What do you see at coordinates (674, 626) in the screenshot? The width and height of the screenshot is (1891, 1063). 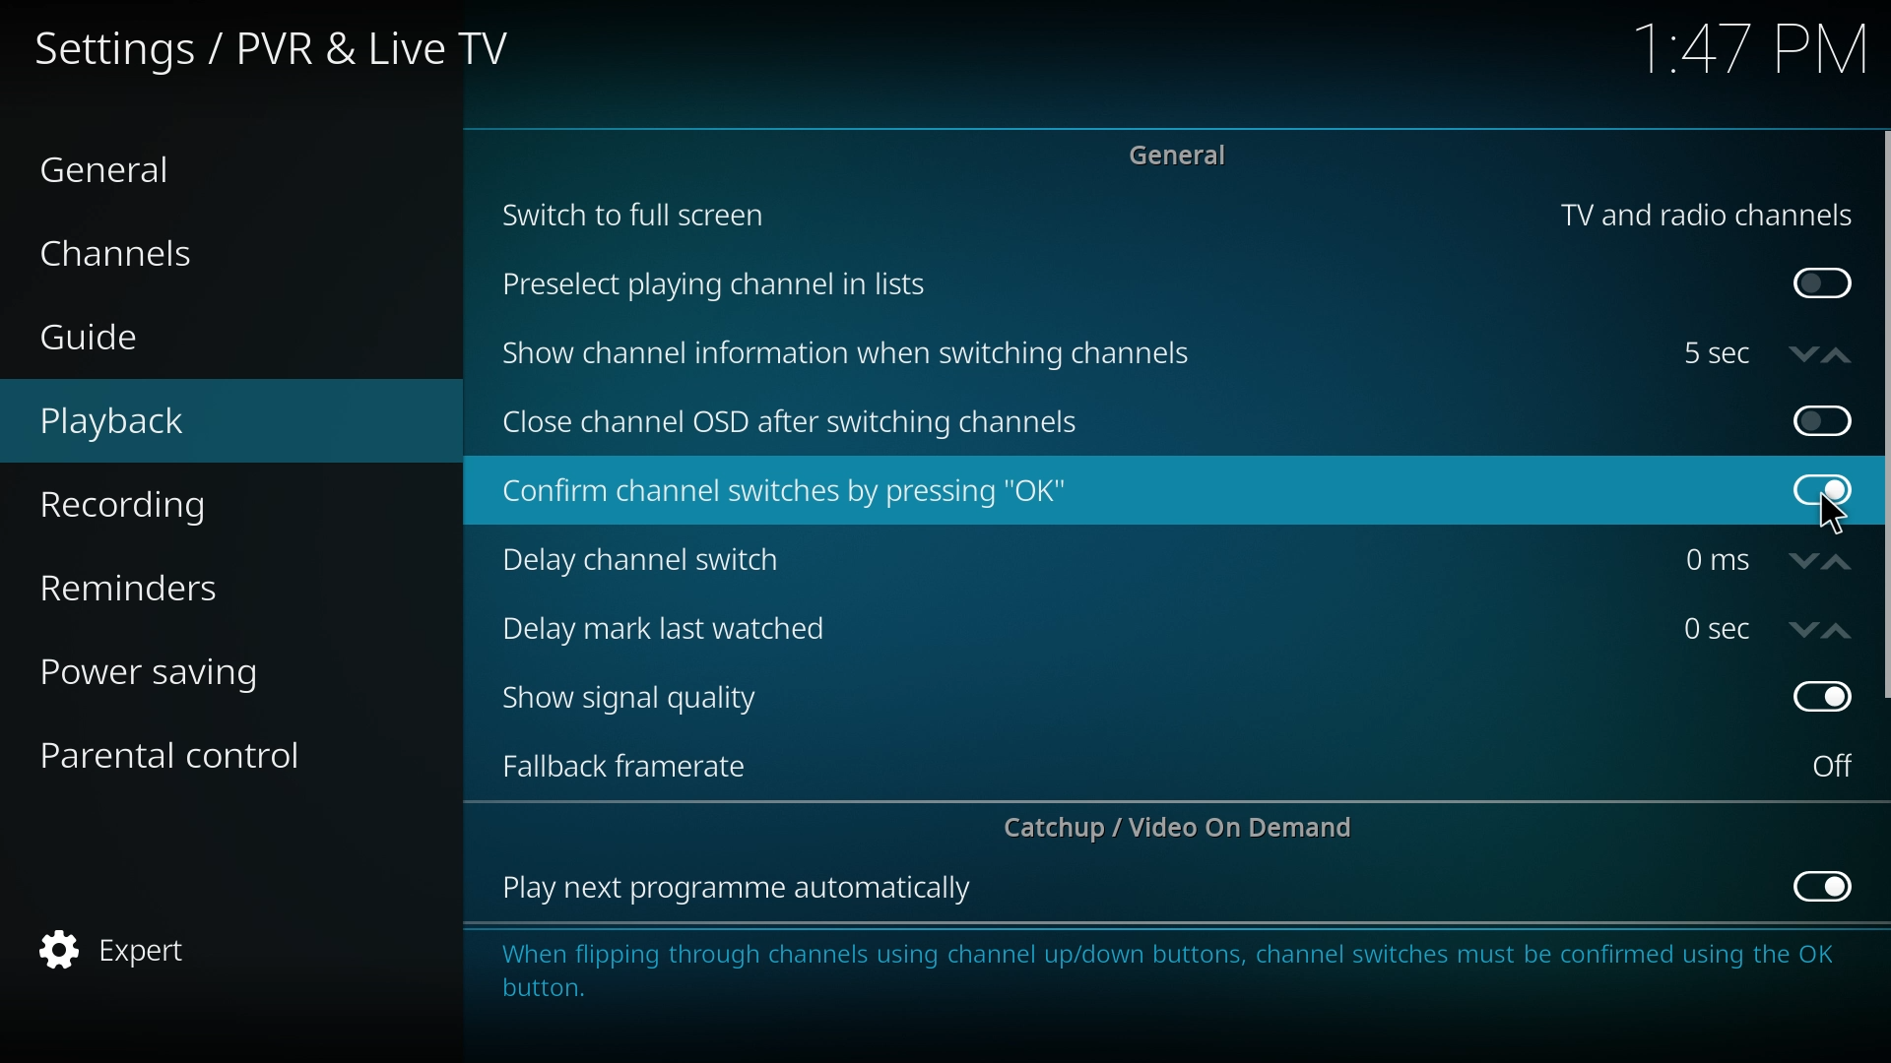 I see `delay mark last watched` at bounding box center [674, 626].